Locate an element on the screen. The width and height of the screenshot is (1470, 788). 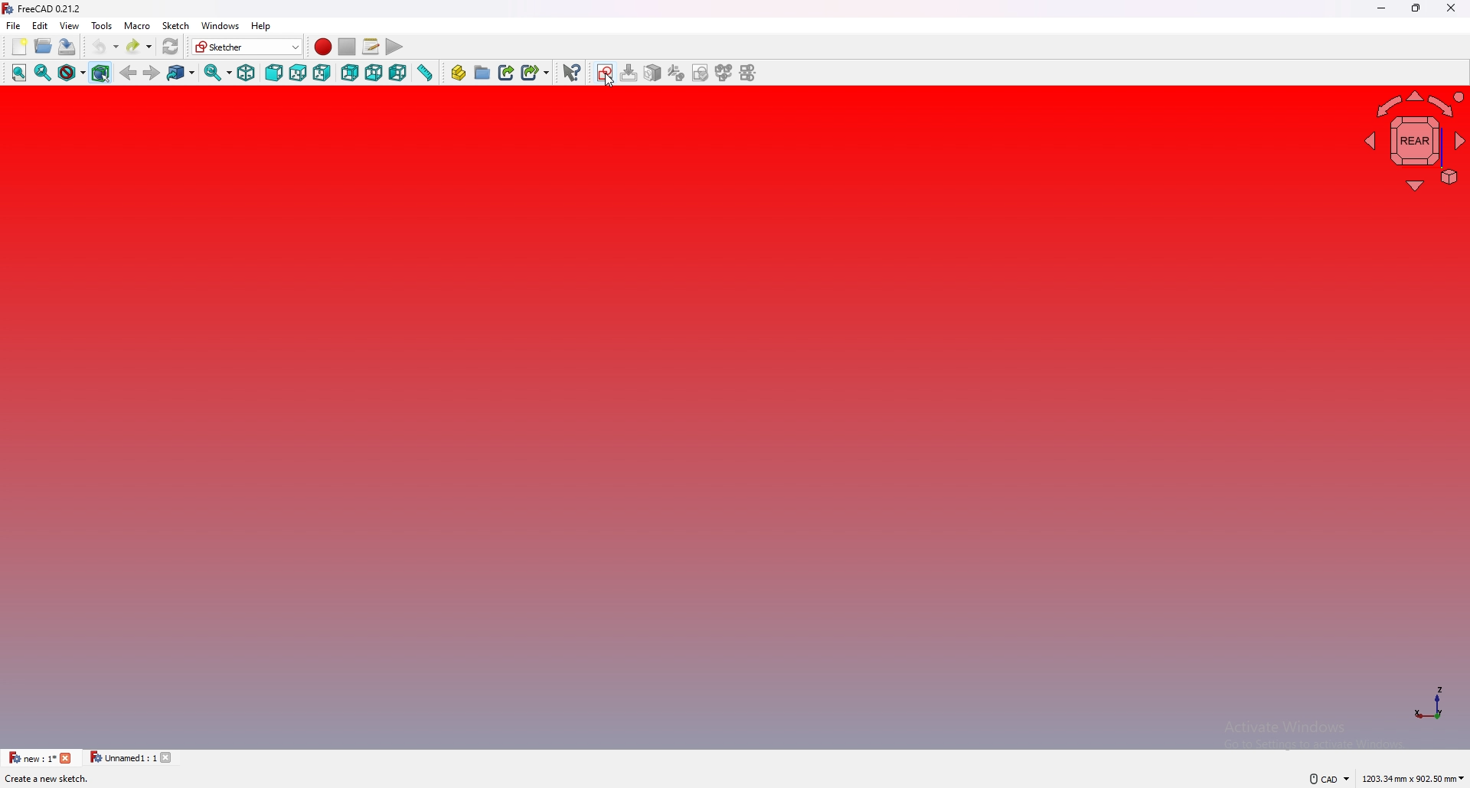
left is located at coordinates (399, 73).